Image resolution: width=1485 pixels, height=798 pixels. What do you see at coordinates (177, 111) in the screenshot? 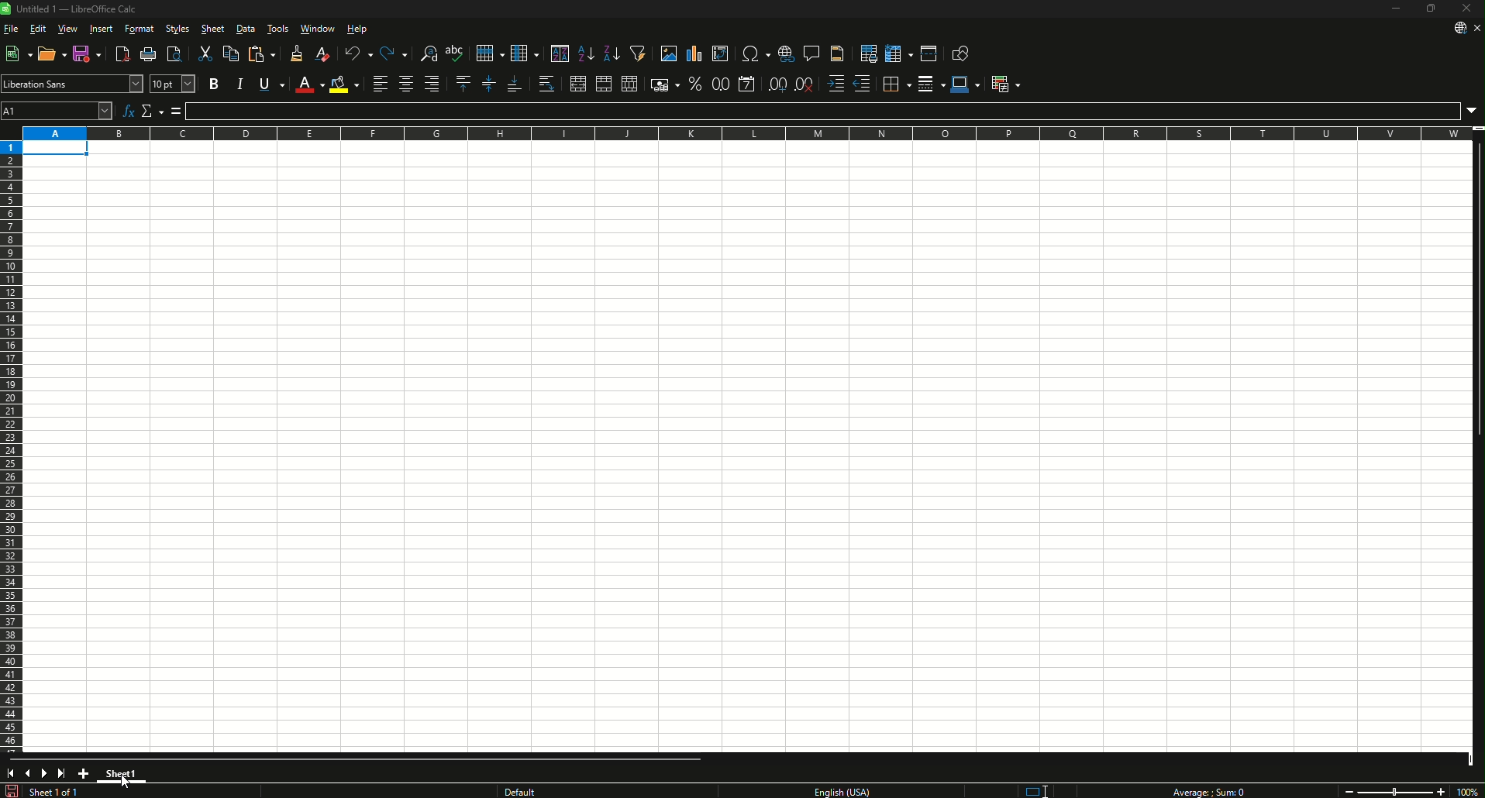
I see `Formula` at bounding box center [177, 111].